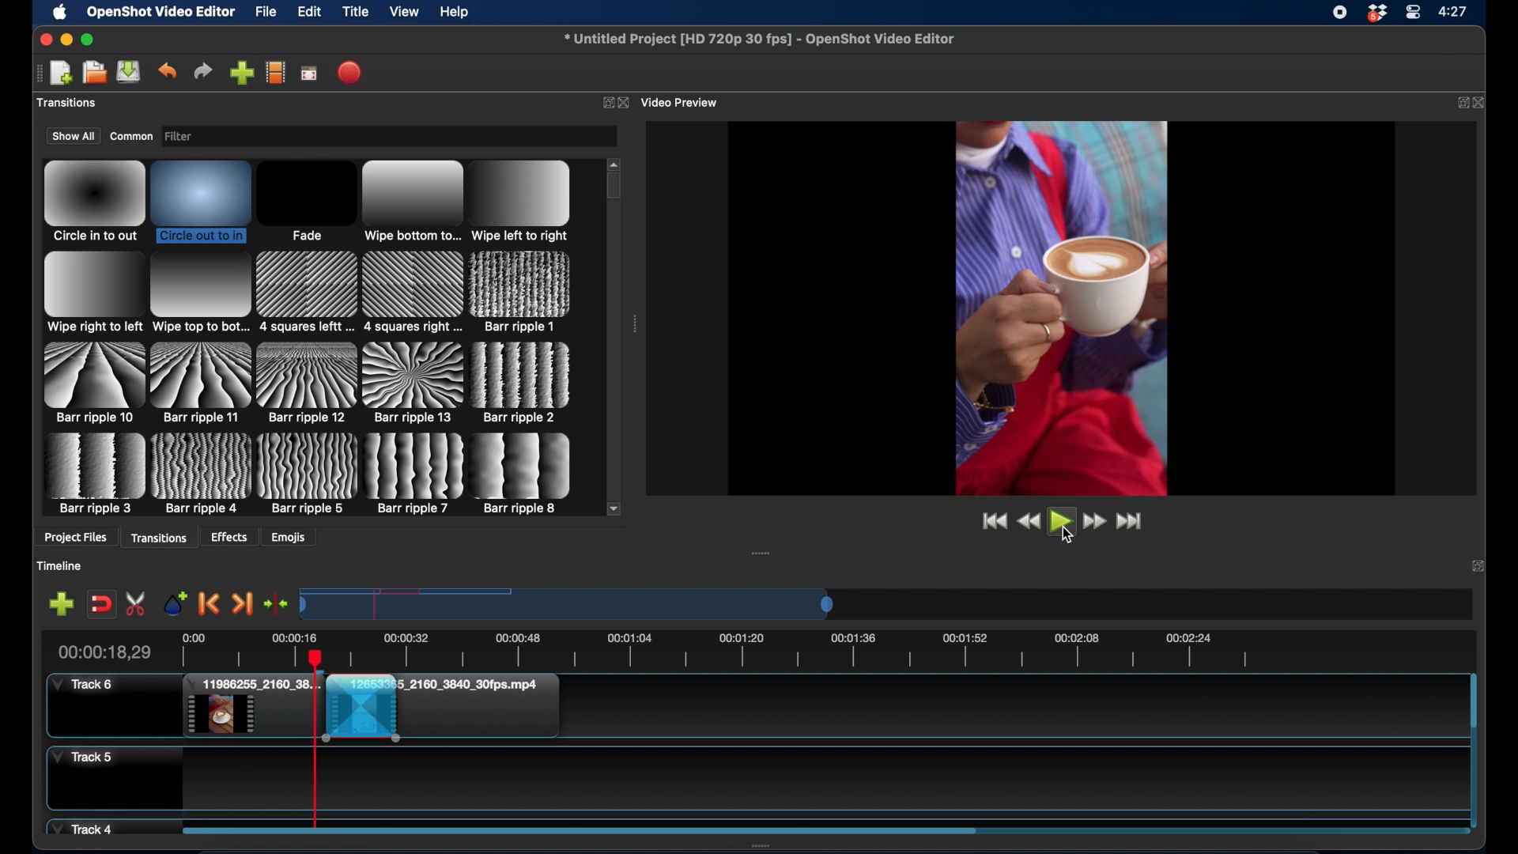 The width and height of the screenshot is (1518, 854). I want to click on track 5, so click(82, 758).